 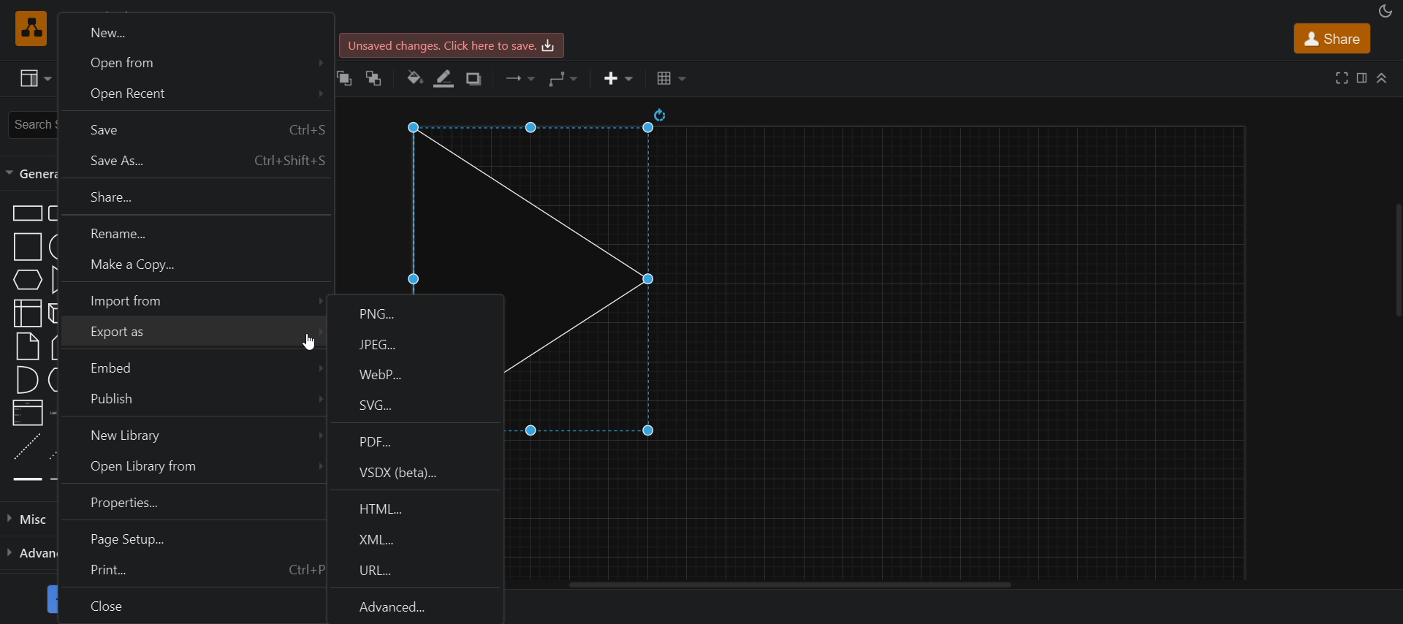 I want to click on png, so click(x=417, y=310).